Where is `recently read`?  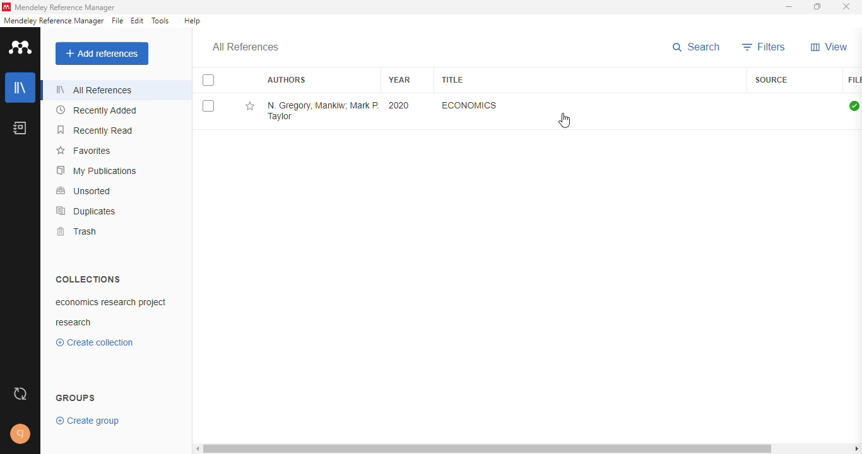 recently read is located at coordinates (94, 130).